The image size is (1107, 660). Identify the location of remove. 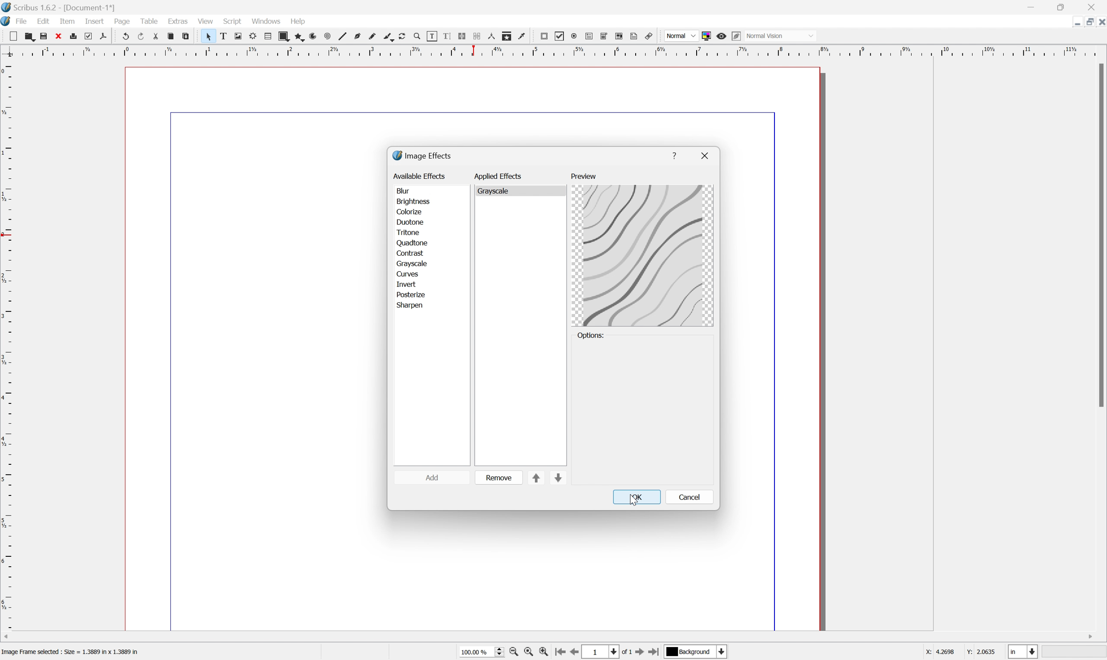
(499, 477).